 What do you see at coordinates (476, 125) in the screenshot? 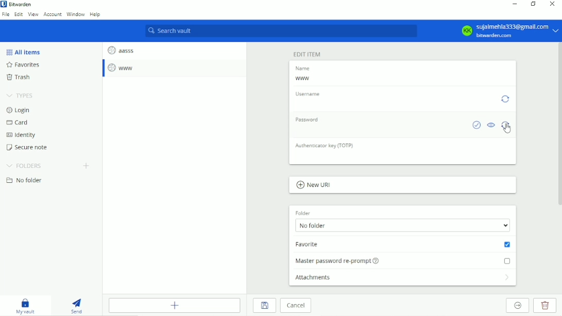
I see `Check if password has been exposed` at bounding box center [476, 125].